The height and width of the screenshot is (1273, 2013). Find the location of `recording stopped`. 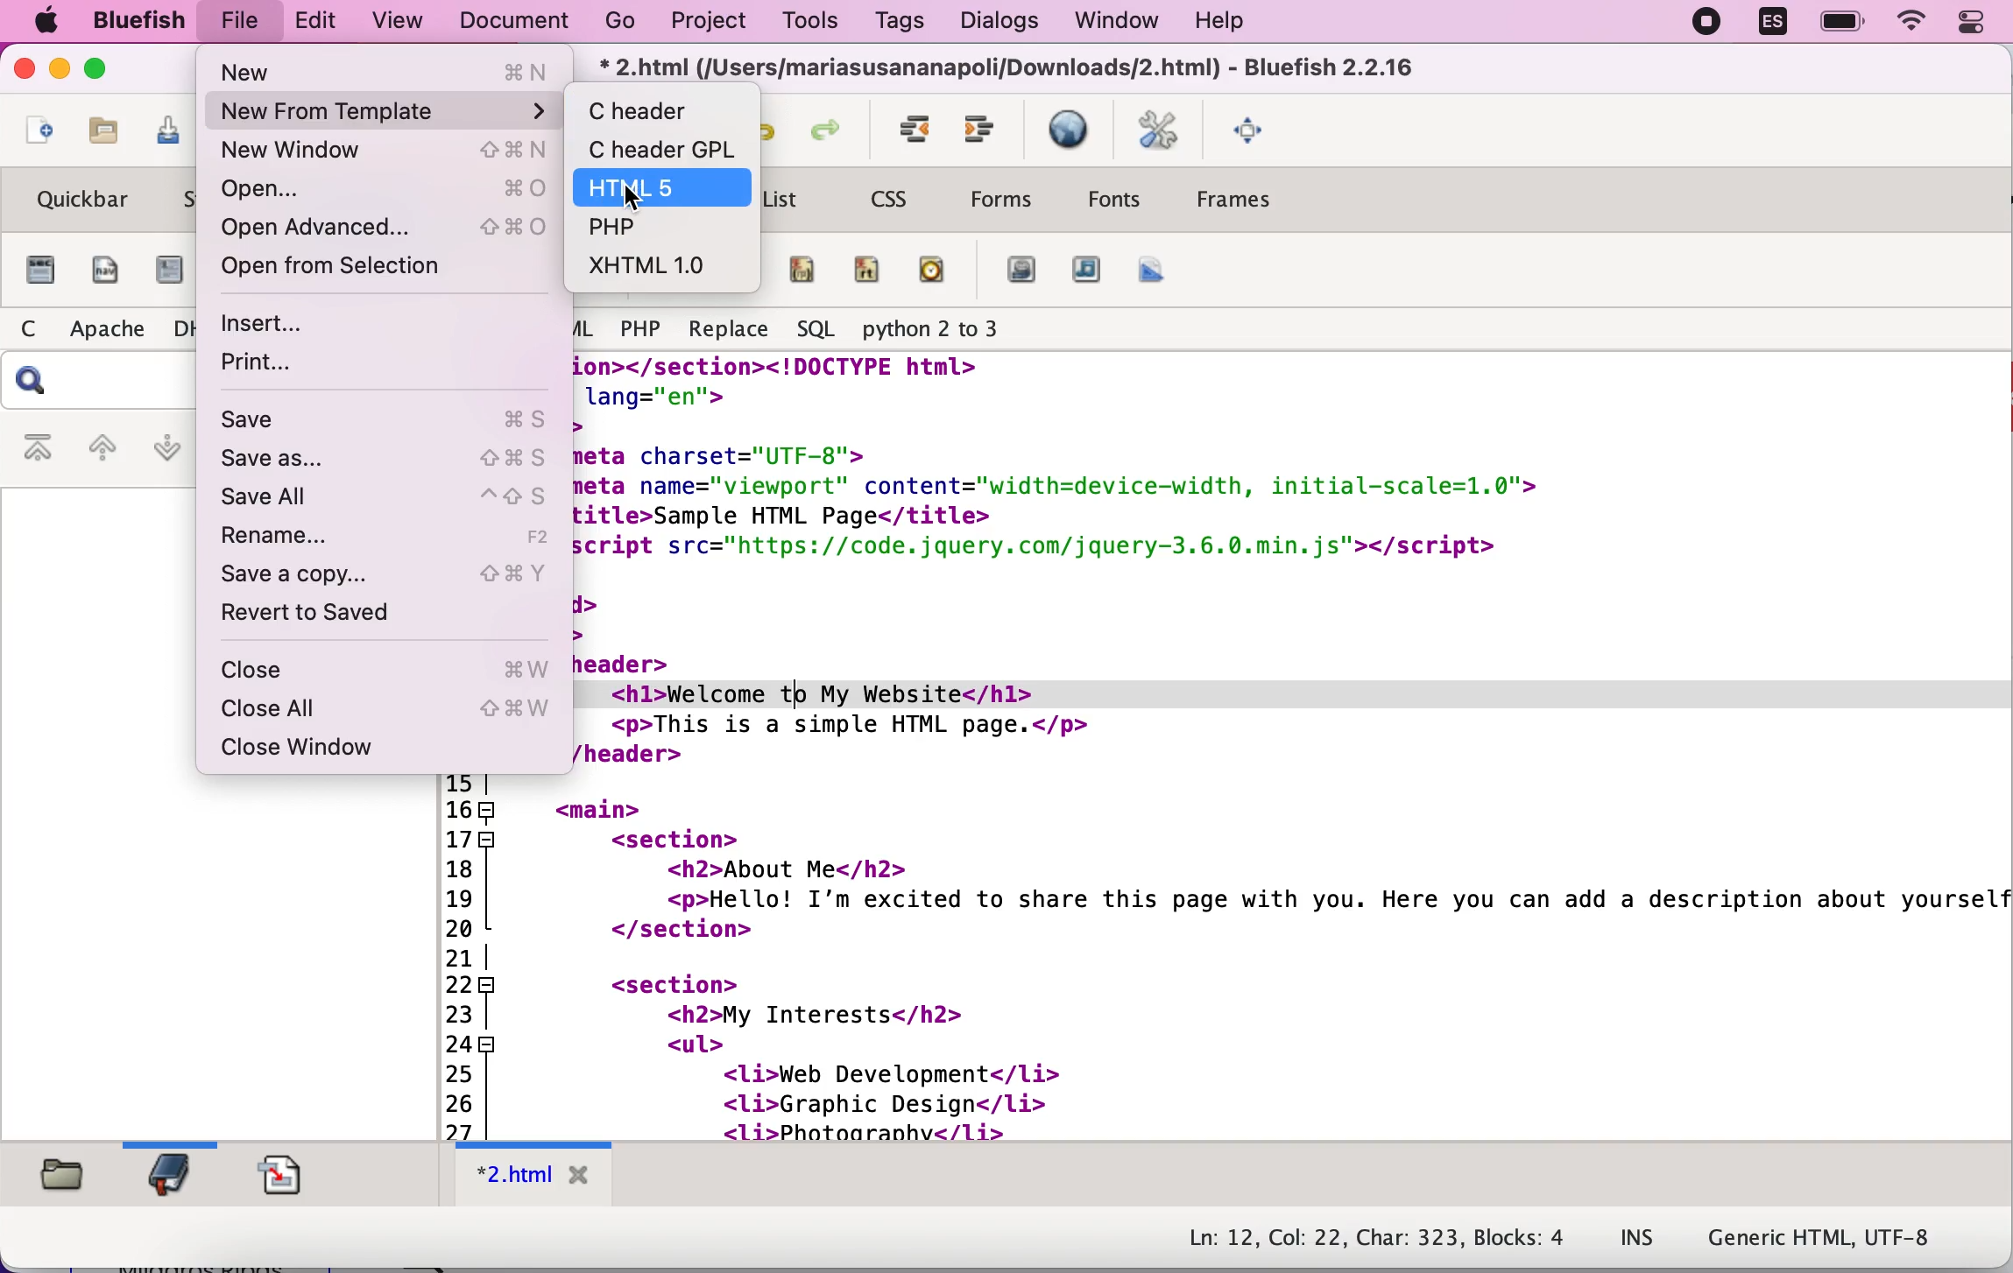

recording stopped is located at coordinates (1701, 22).